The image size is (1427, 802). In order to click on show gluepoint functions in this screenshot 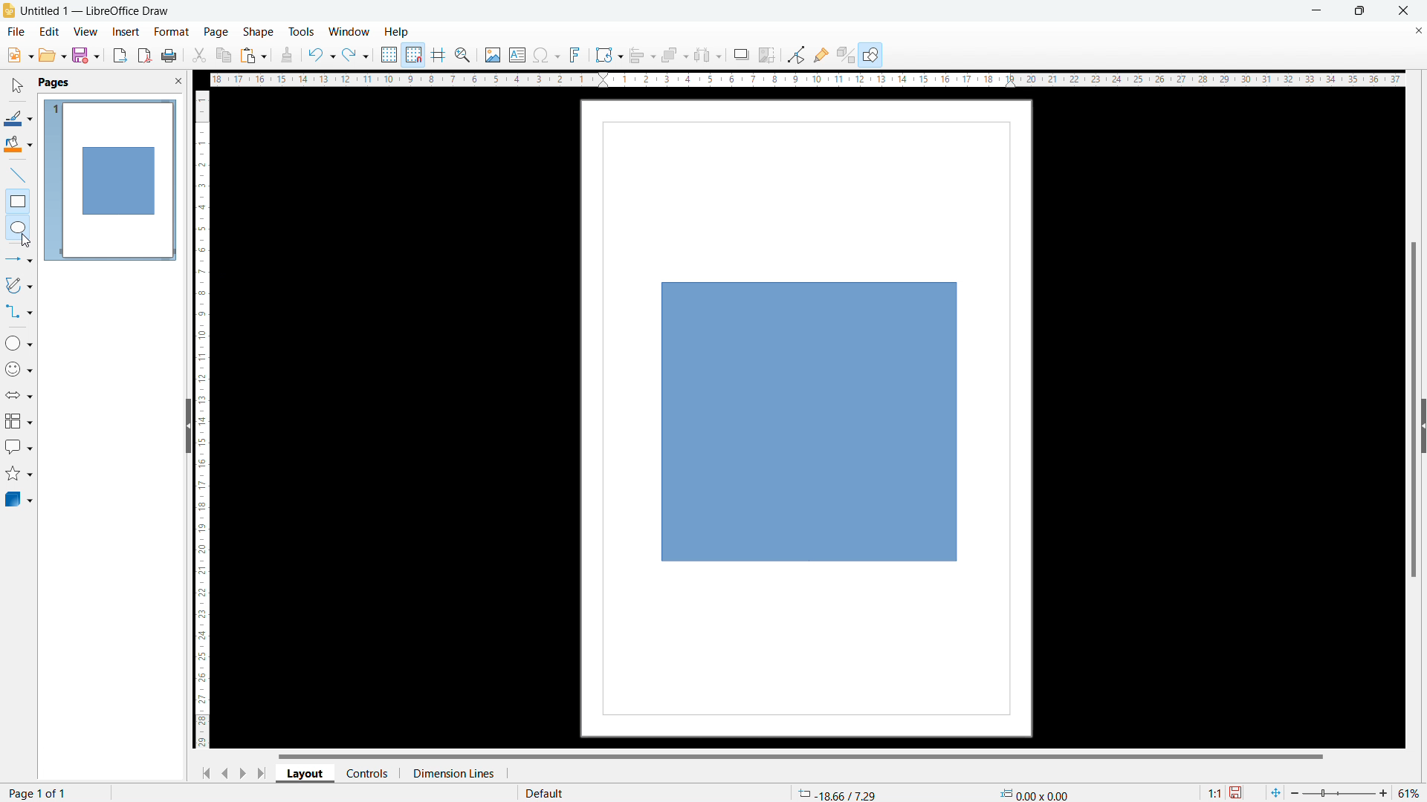, I will do `click(821, 54)`.